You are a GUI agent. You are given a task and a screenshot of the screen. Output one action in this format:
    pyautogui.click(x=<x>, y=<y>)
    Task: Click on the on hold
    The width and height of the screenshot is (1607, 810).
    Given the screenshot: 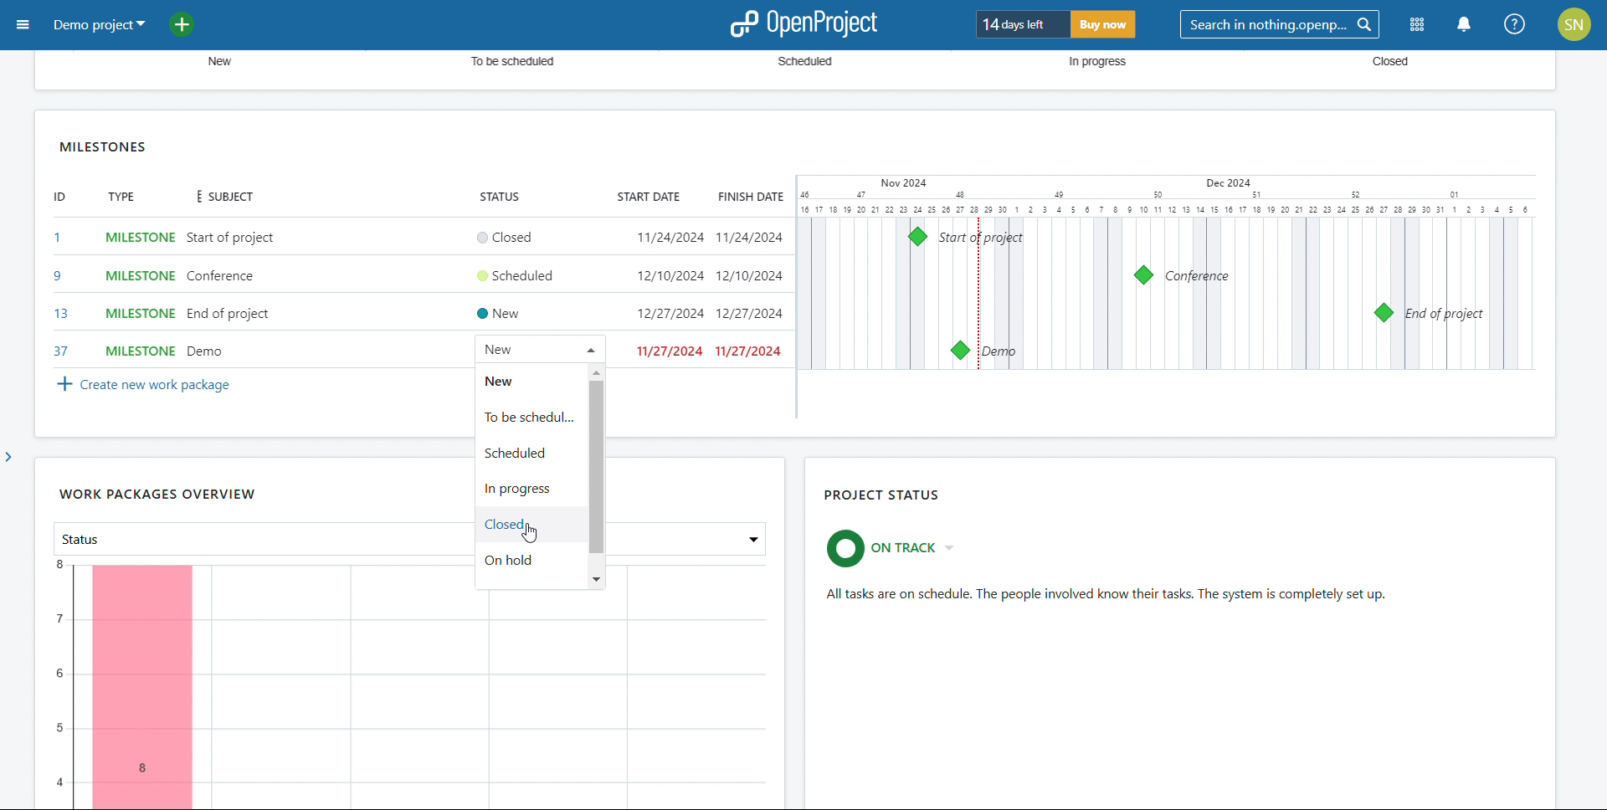 What is the action you would take?
    pyautogui.click(x=530, y=563)
    